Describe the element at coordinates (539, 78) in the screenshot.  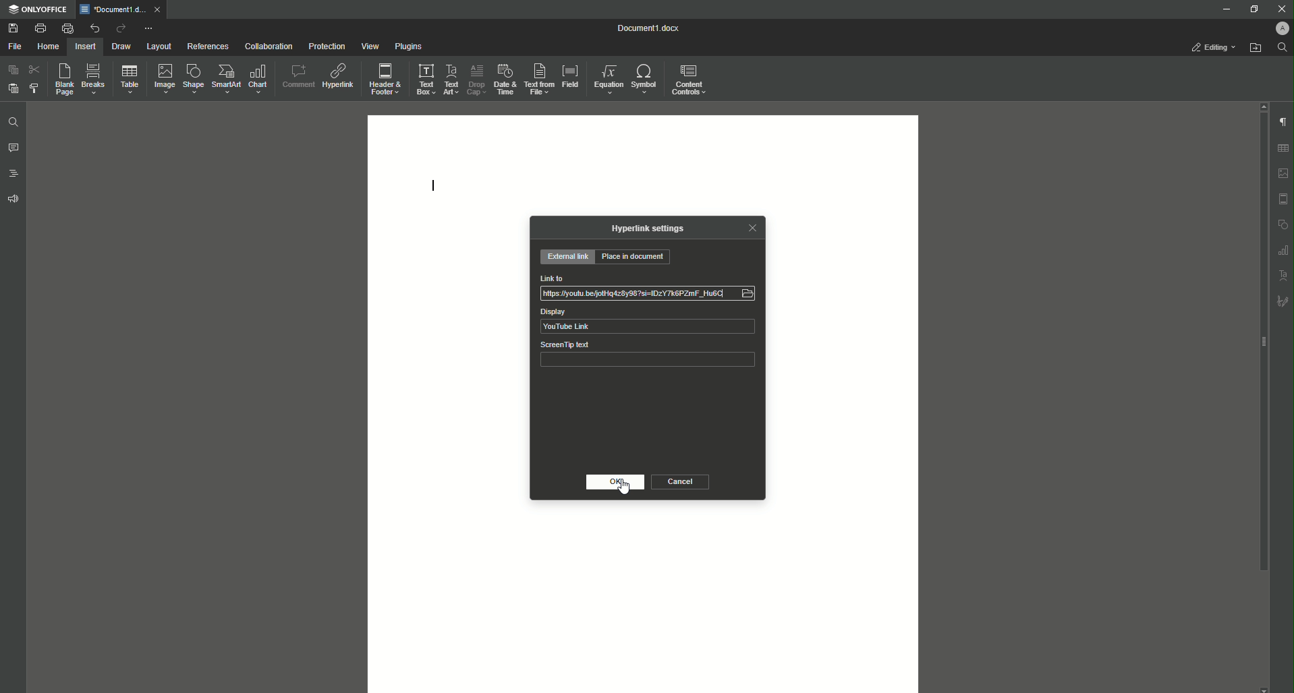
I see `Text From File` at that location.